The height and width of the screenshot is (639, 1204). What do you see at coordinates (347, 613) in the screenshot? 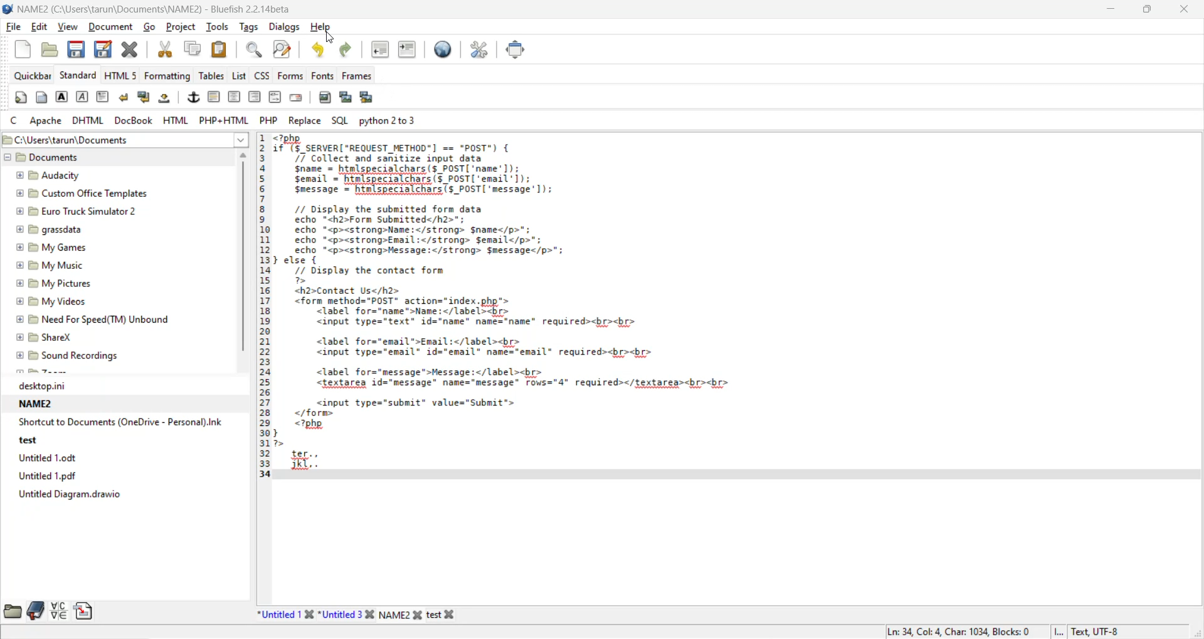
I see `Untitled 3` at bounding box center [347, 613].